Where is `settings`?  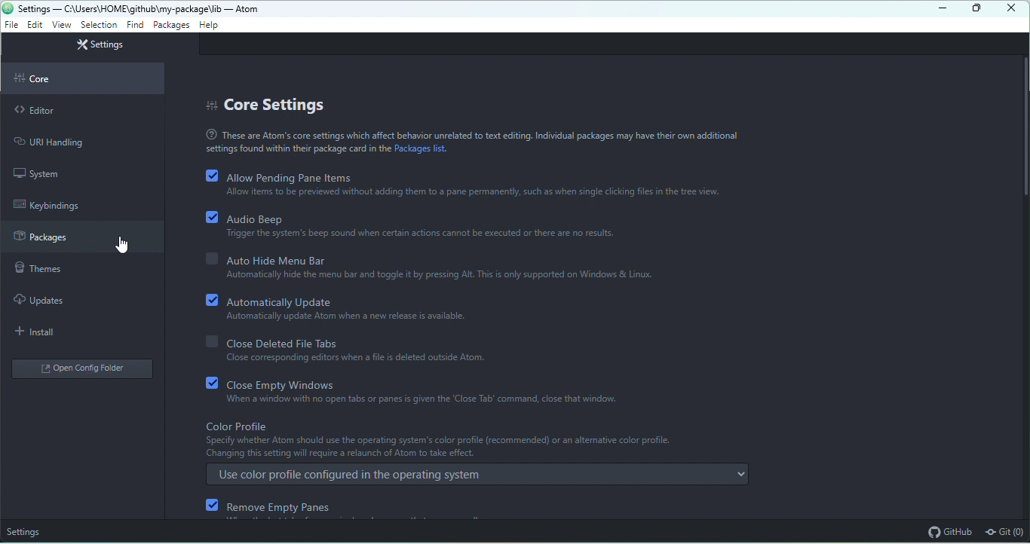 settings is located at coordinates (99, 46).